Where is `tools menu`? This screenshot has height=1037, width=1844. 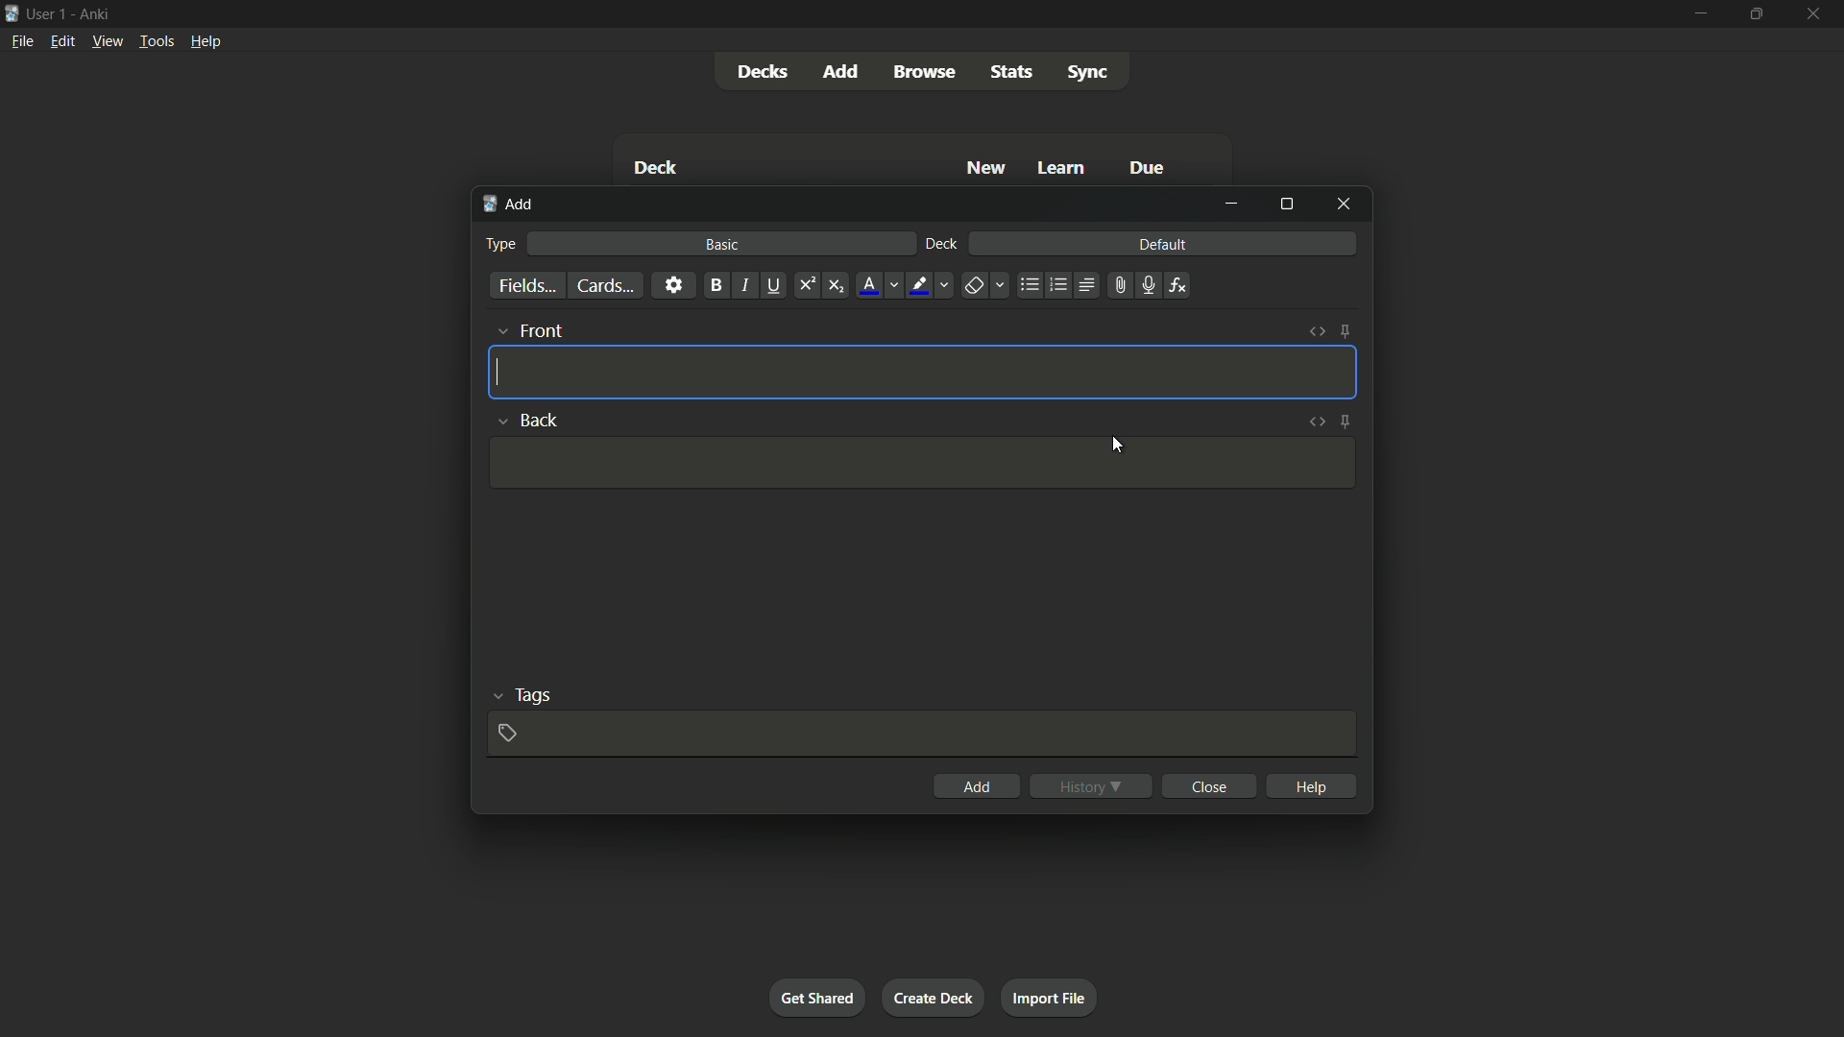
tools menu is located at coordinates (157, 40).